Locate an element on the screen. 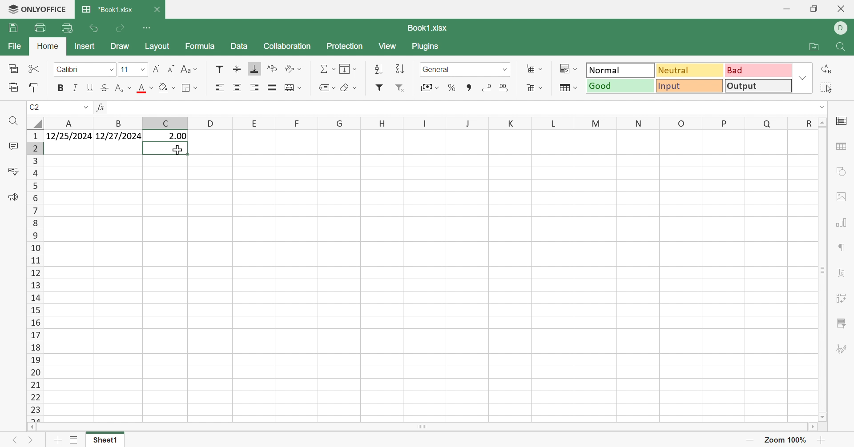  Data is located at coordinates (239, 46).